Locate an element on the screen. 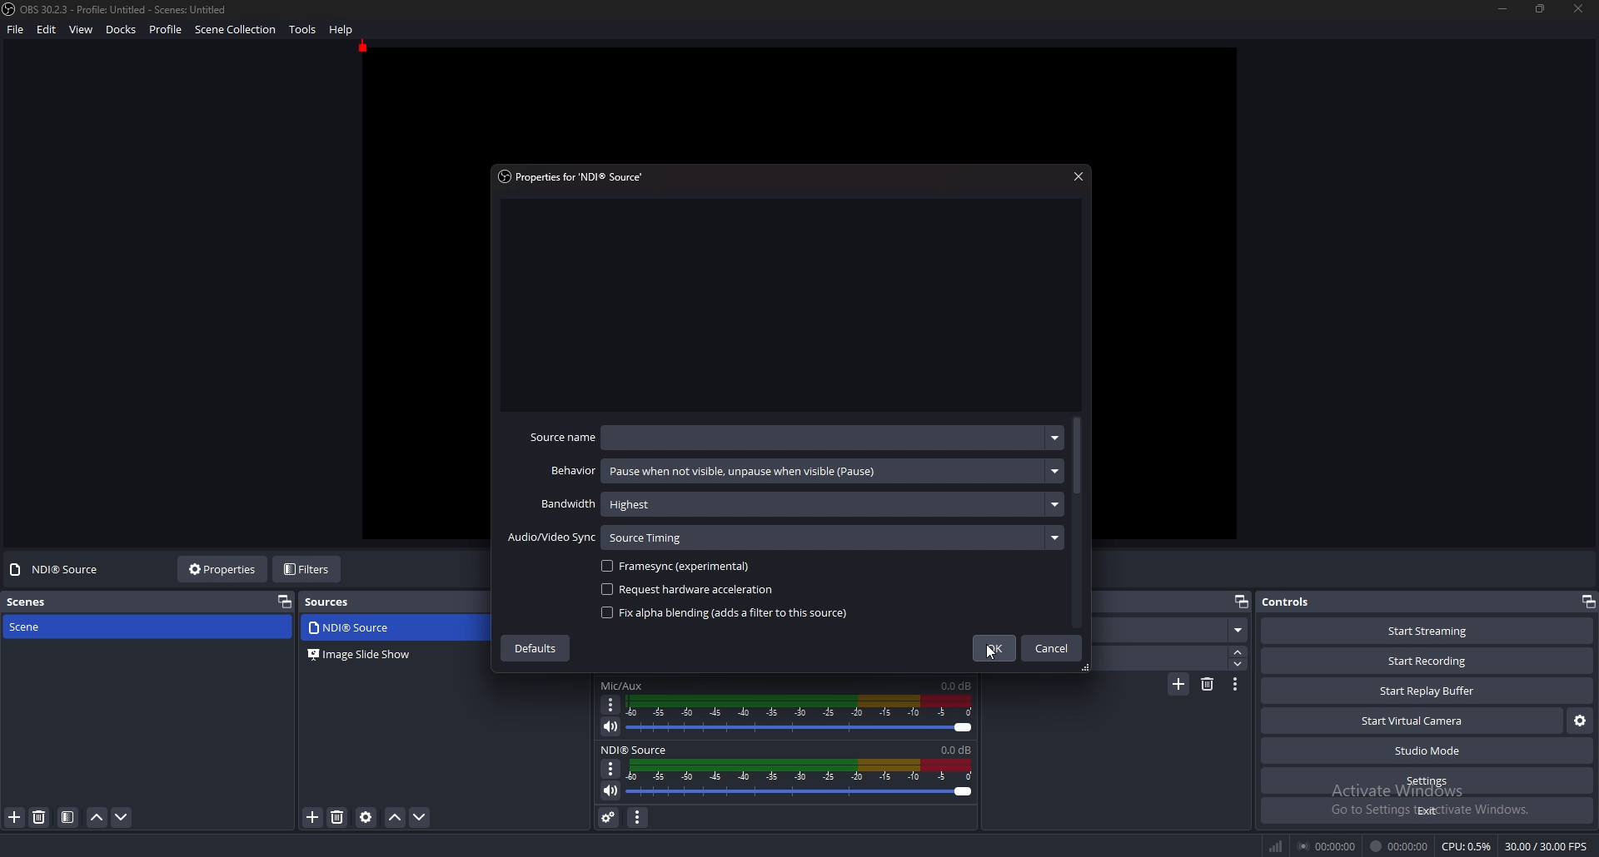 The image size is (1599, 857). Button is located at coordinates (1240, 630).